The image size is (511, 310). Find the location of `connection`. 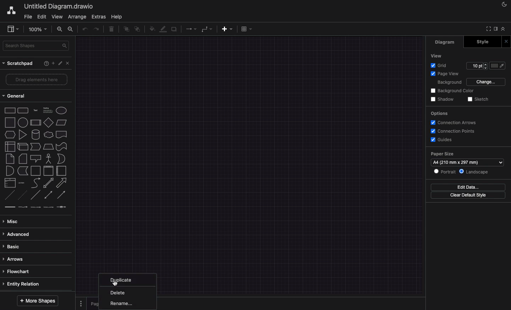

connection is located at coordinates (191, 29).